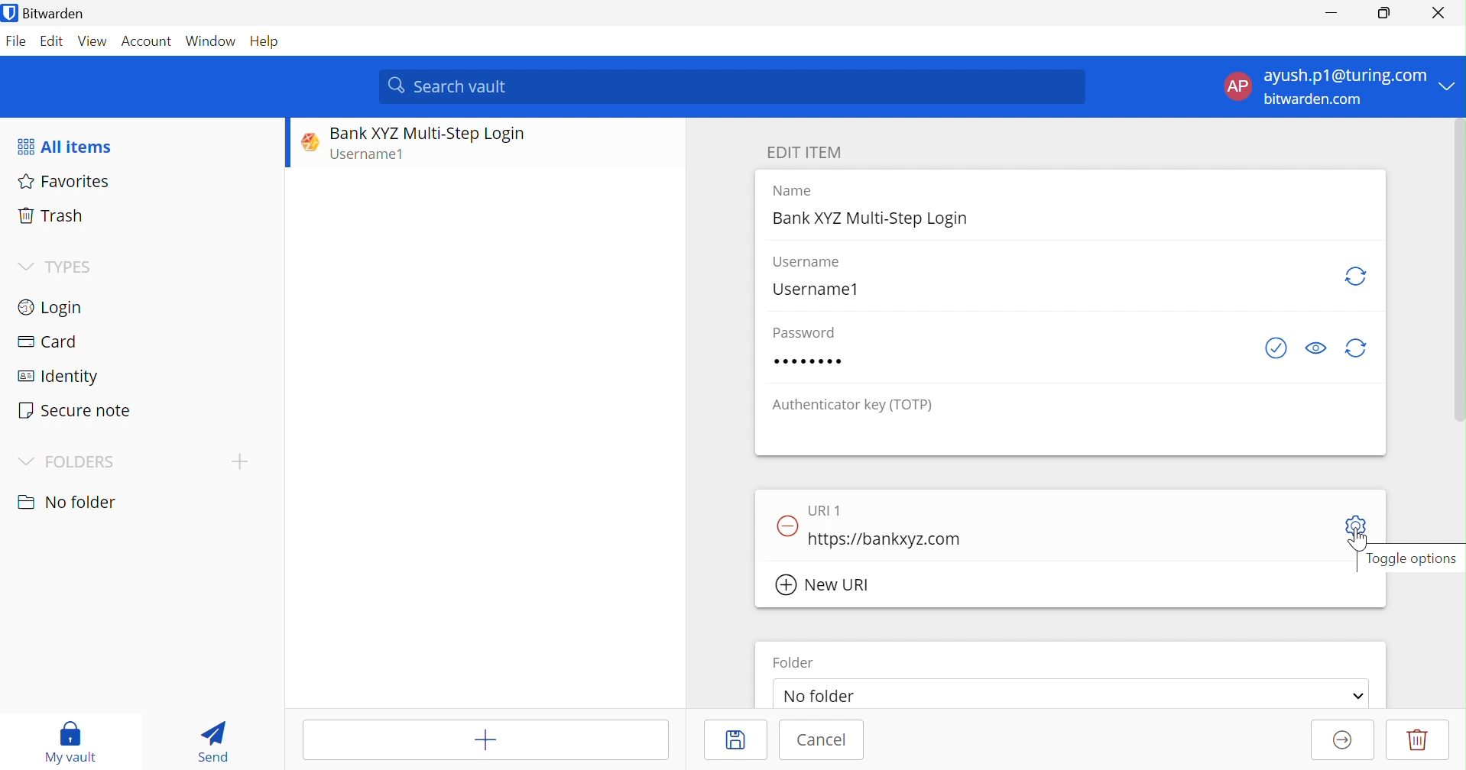 The image size is (1466, 770). What do you see at coordinates (375, 156) in the screenshot?
I see `Username1` at bounding box center [375, 156].